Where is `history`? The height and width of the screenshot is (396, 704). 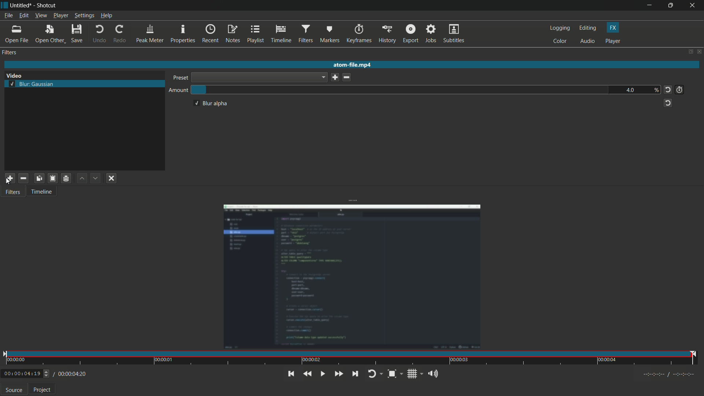 history is located at coordinates (387, 34).